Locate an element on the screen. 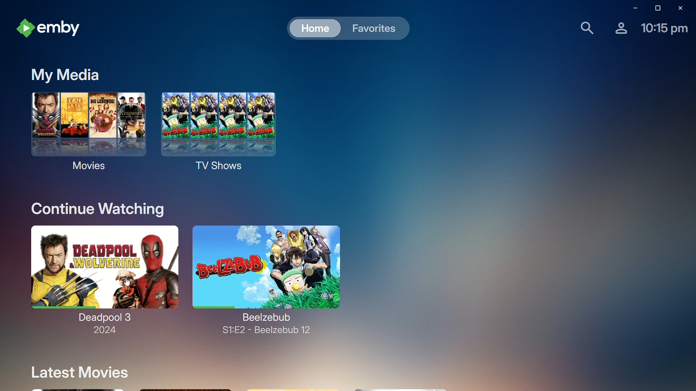 The width and height of the screenshot is (696, 391). Time is located at coordinates (666, 31).